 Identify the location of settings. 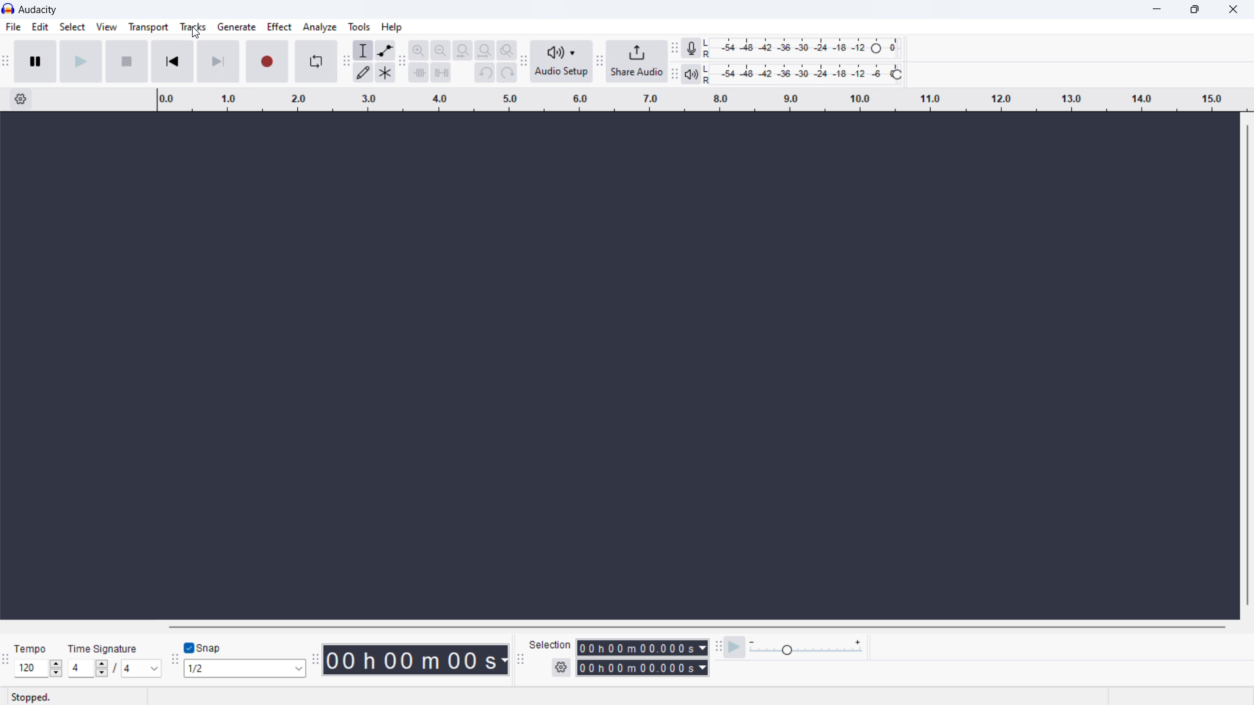
(20, 99).